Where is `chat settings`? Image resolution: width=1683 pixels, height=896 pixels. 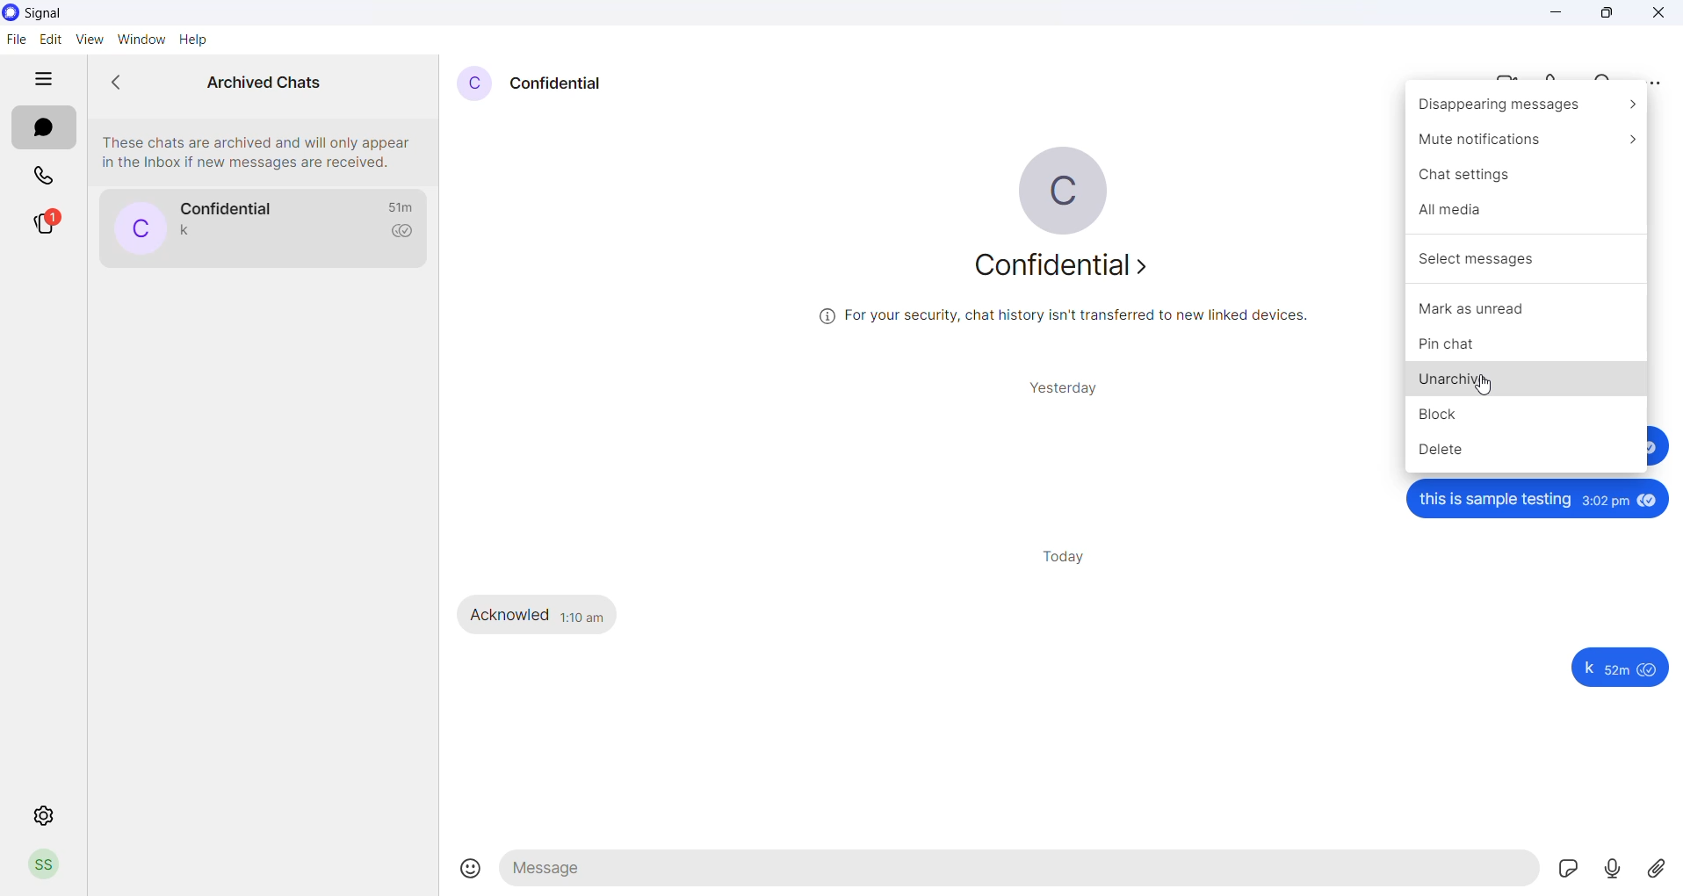 chat settings is located at coordinates (1527, 177).